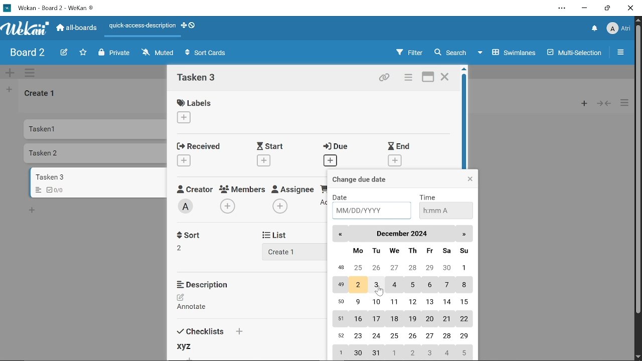 This screenshot has height=361, width=642. Describe the element at coordinates (623, 53) in the screenshot. I see `Open /close sidebar` at that location.